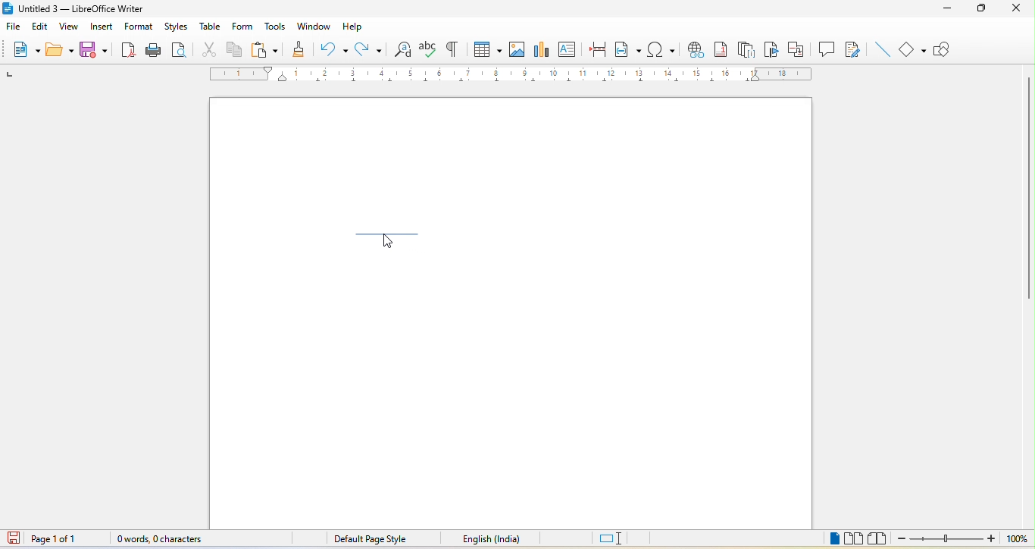  What do you see at coordinates (16, 27) in the screenshot?
I see `file` at bounding box center [16, 27].